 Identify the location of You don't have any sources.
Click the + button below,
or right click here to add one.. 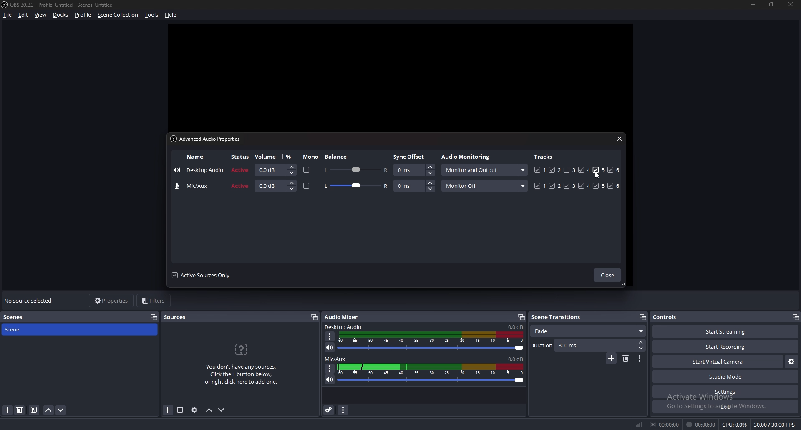
(244, 364).